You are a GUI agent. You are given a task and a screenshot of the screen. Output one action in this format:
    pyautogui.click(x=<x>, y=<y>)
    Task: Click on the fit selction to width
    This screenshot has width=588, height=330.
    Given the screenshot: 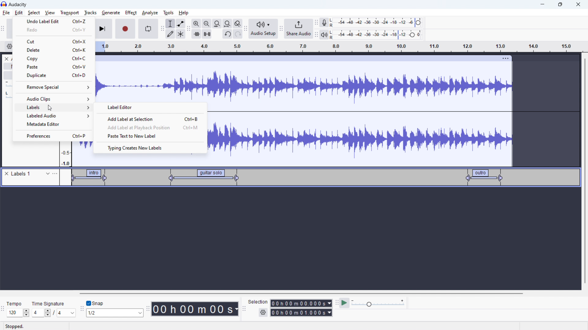 What is the action you would take?
    pyautogui.click(x=217, y=24)
    